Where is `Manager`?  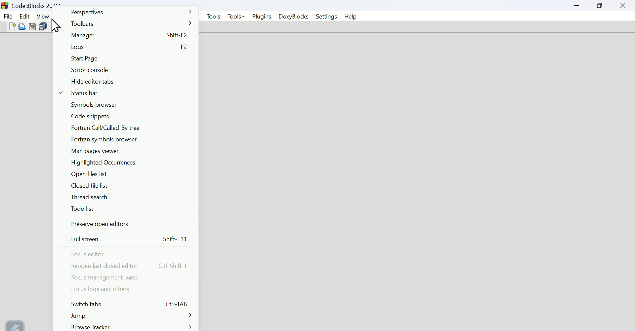 Manager is located at coordinates (129, 35).